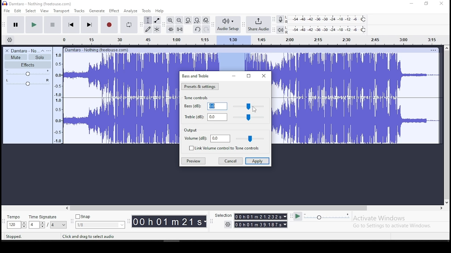 This screenshot has width=451, height=253. Describe the element at coordinates (61, 11) in the screenshot. I see `transport` at that location.